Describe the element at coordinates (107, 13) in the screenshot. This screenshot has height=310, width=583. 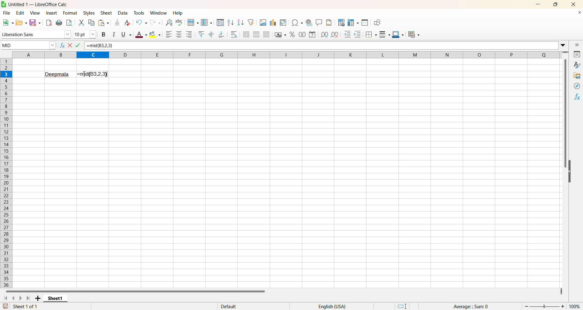
I see `Sheet` at that location.